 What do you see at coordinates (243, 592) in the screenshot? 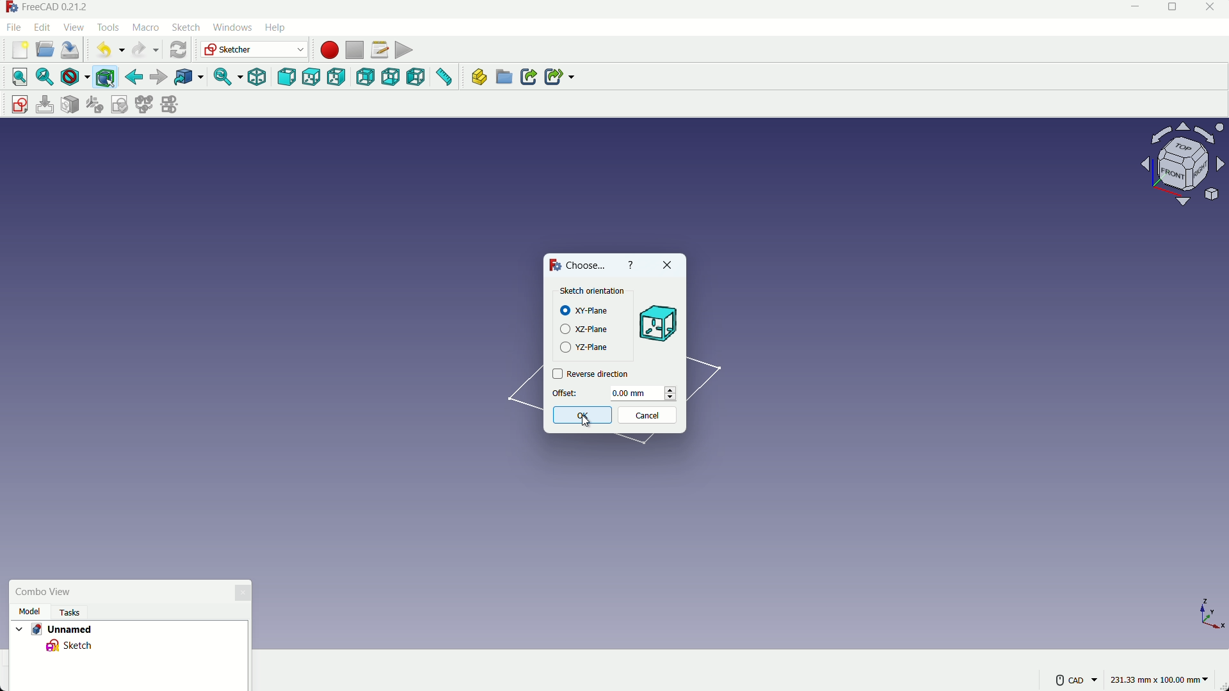
I see `close` at bounding box center [243, 592].